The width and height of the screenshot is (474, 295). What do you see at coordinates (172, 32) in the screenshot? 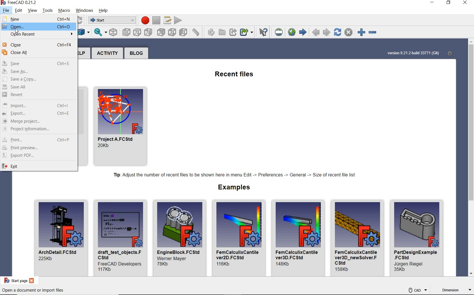
I see `BOTTOM` at bounding box center [172, 32].